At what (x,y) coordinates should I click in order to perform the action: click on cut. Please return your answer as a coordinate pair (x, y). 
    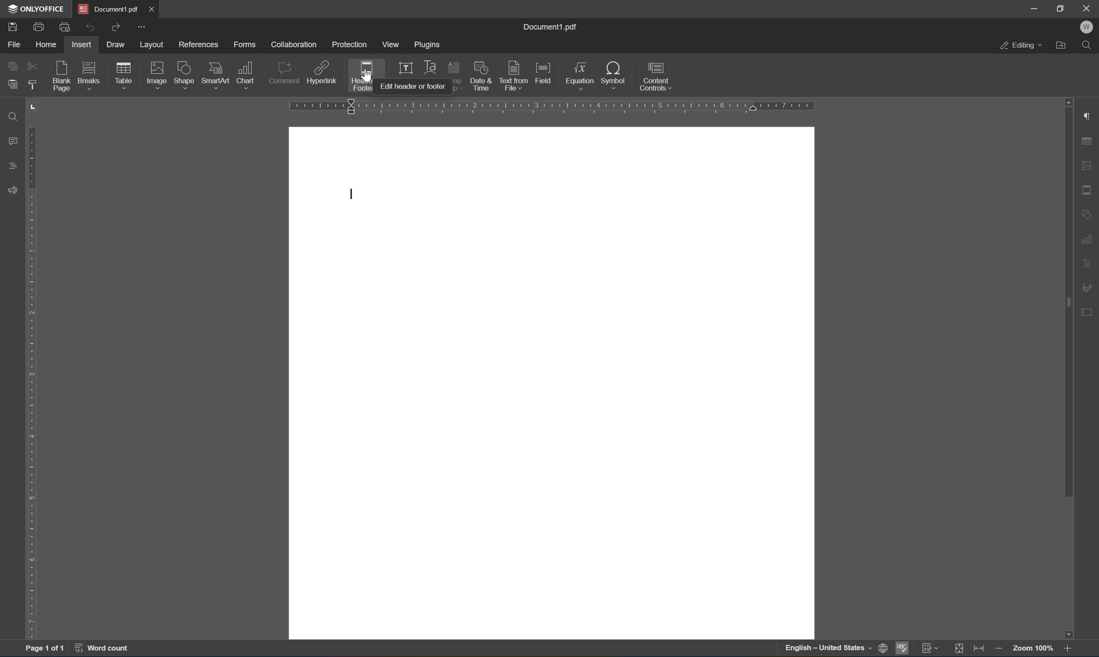
    Looking at the image, I should click on (31, 65).